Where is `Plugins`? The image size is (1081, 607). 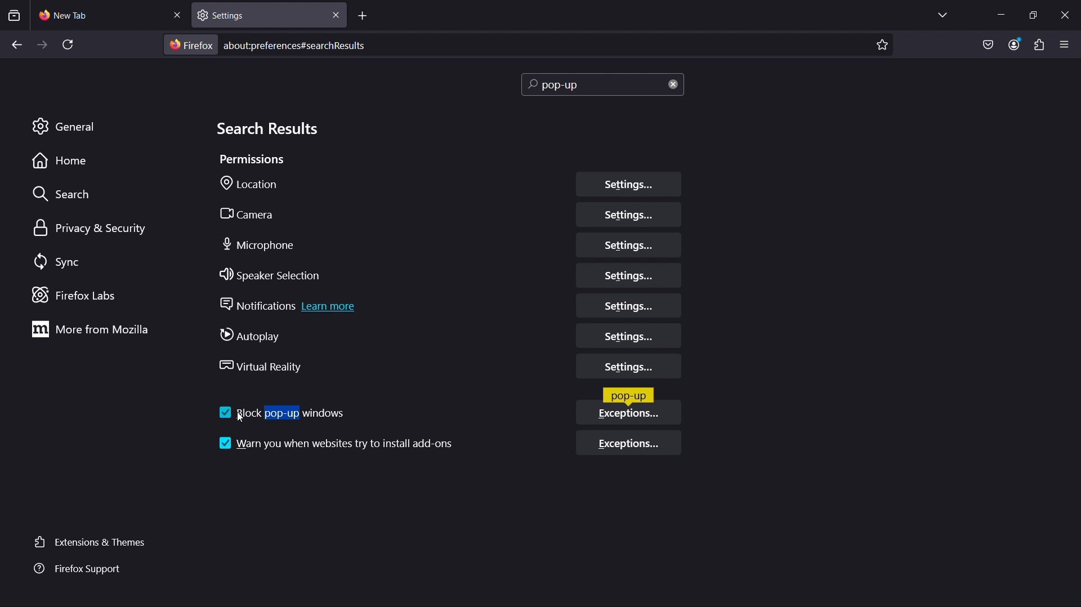 Plugins is located at coordinates (1039, 44).